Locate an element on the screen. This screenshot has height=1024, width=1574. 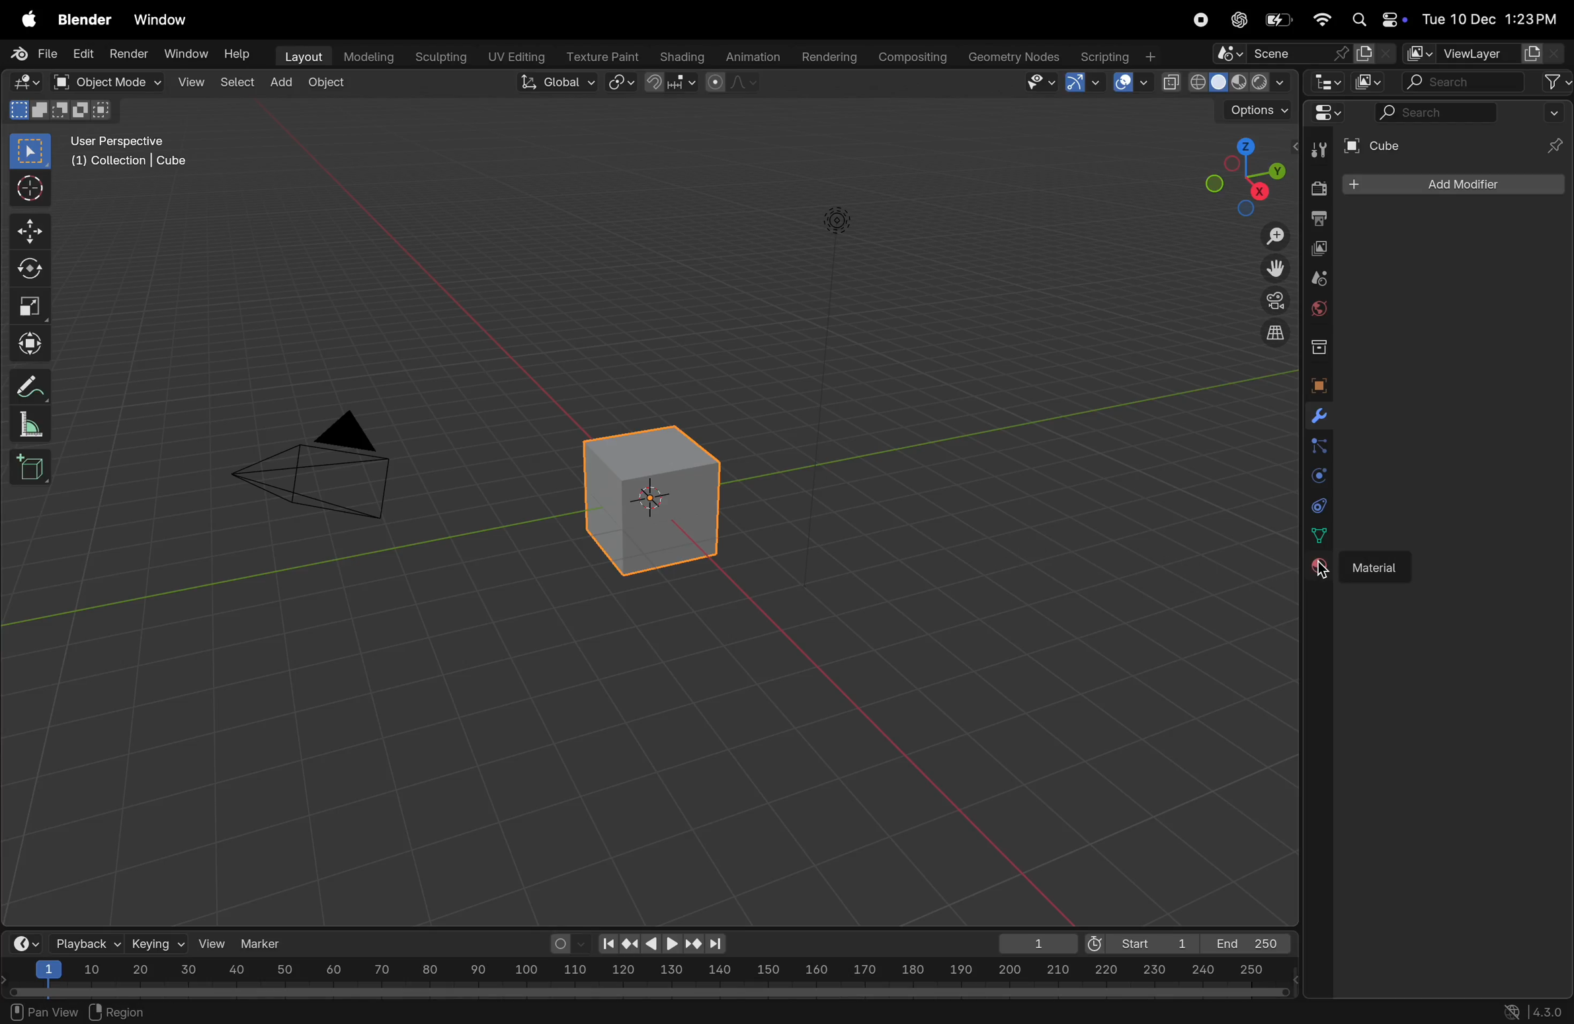
texture paint is located at coordinates (601, 52).